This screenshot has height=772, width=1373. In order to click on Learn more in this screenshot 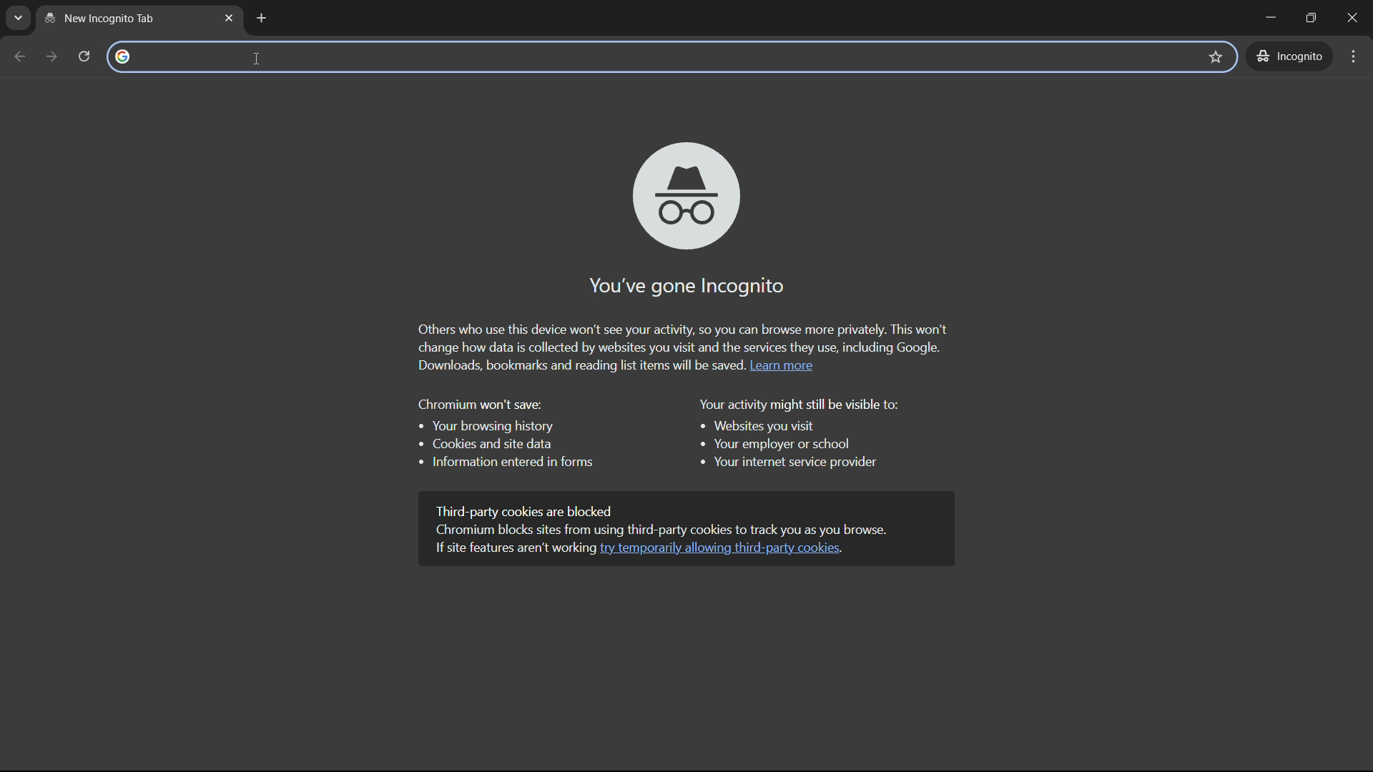, I will do `click(781, 365)`.